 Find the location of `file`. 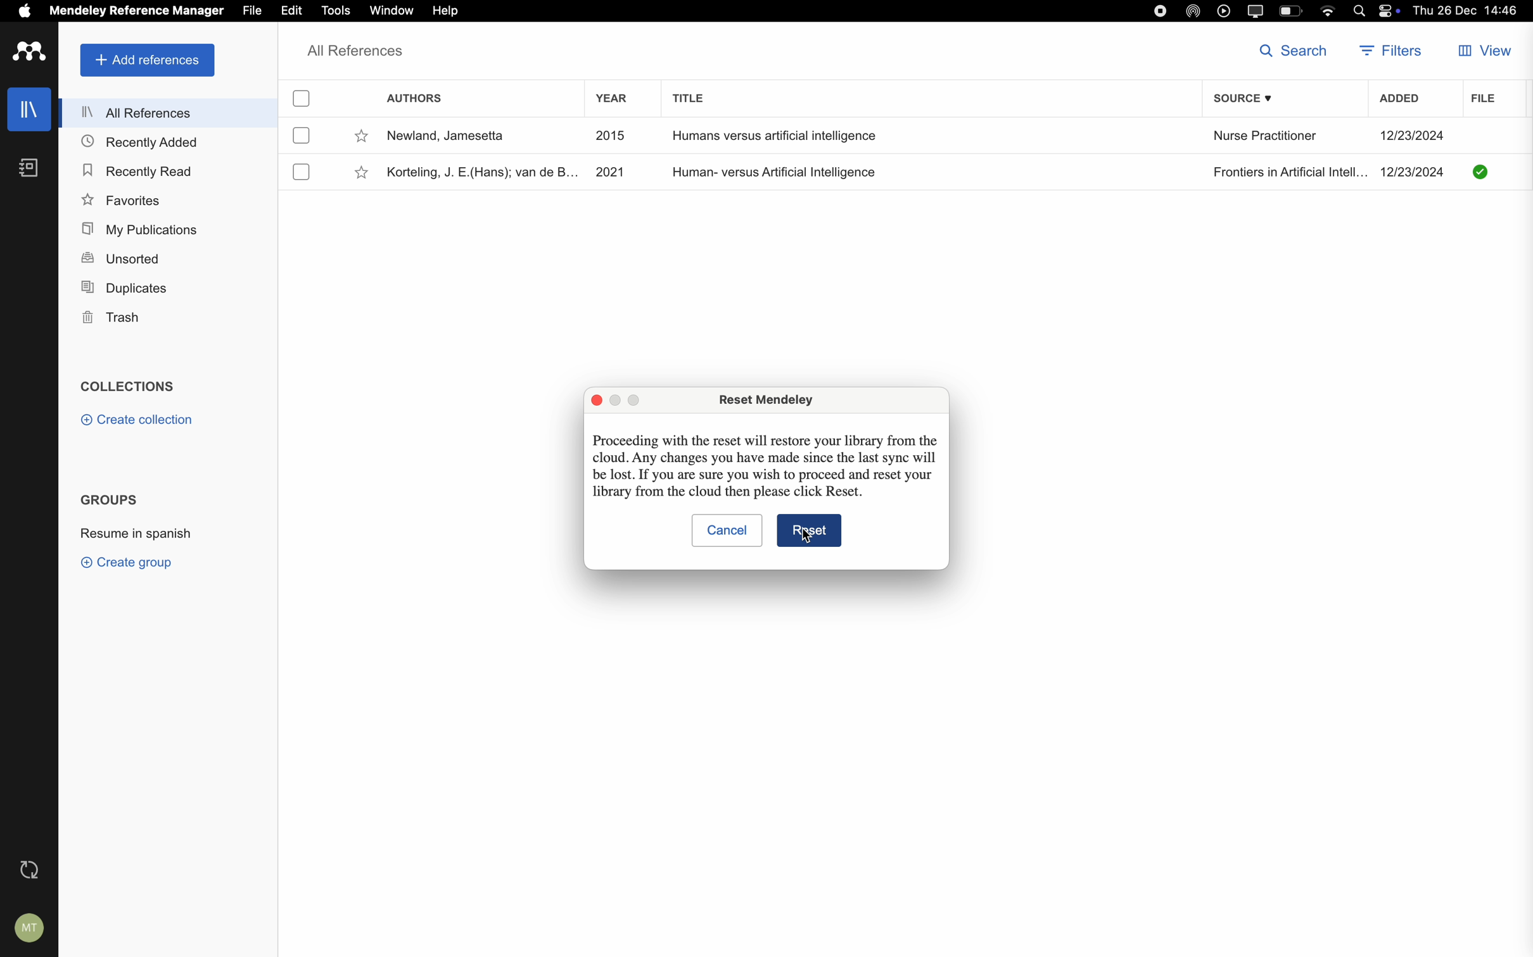

file is located at coordinates (250, 11).